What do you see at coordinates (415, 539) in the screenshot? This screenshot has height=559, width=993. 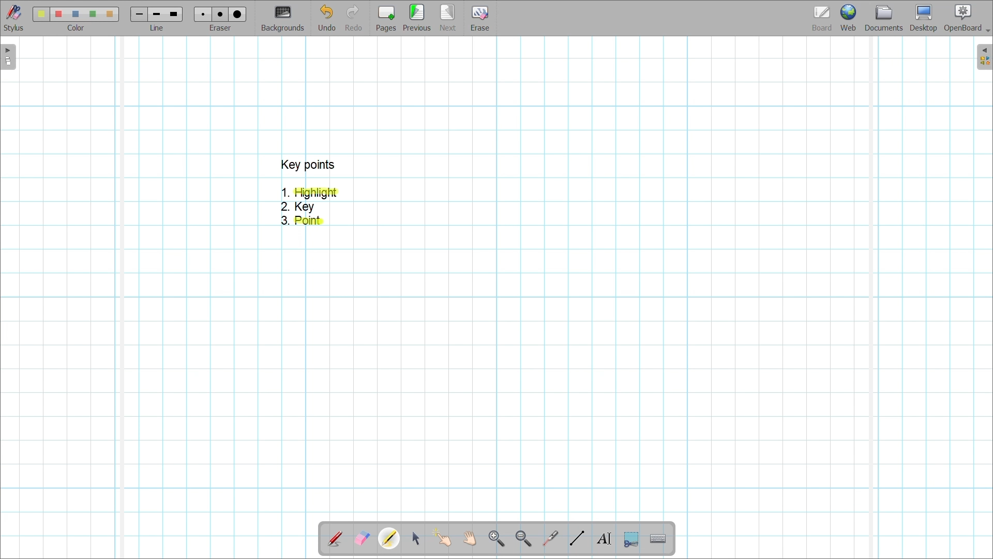 I see `Select and modify objects highlighted` at bounding box center [415, 539].